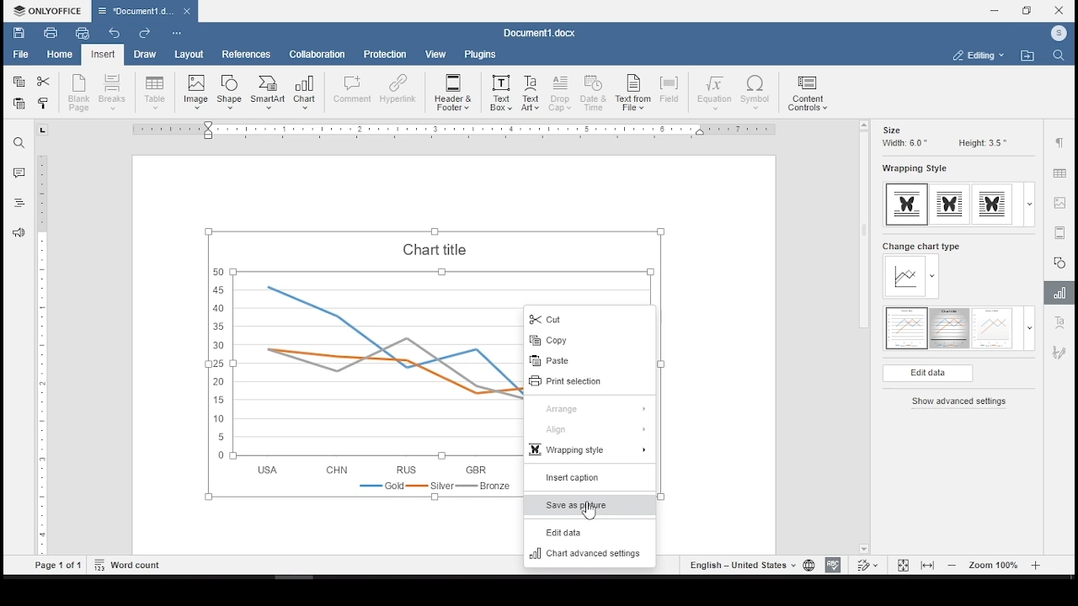 This screenshot has width=1078, height=606. What do you see at coordinates (230, 92) in the screenshot?
I see `insert shape` at bounding box center [230, 92].